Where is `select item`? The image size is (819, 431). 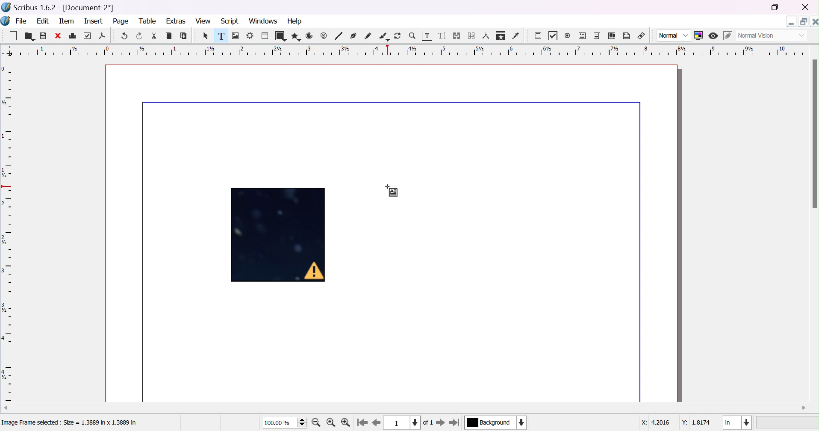 select item is located at coordinates (207, 37).